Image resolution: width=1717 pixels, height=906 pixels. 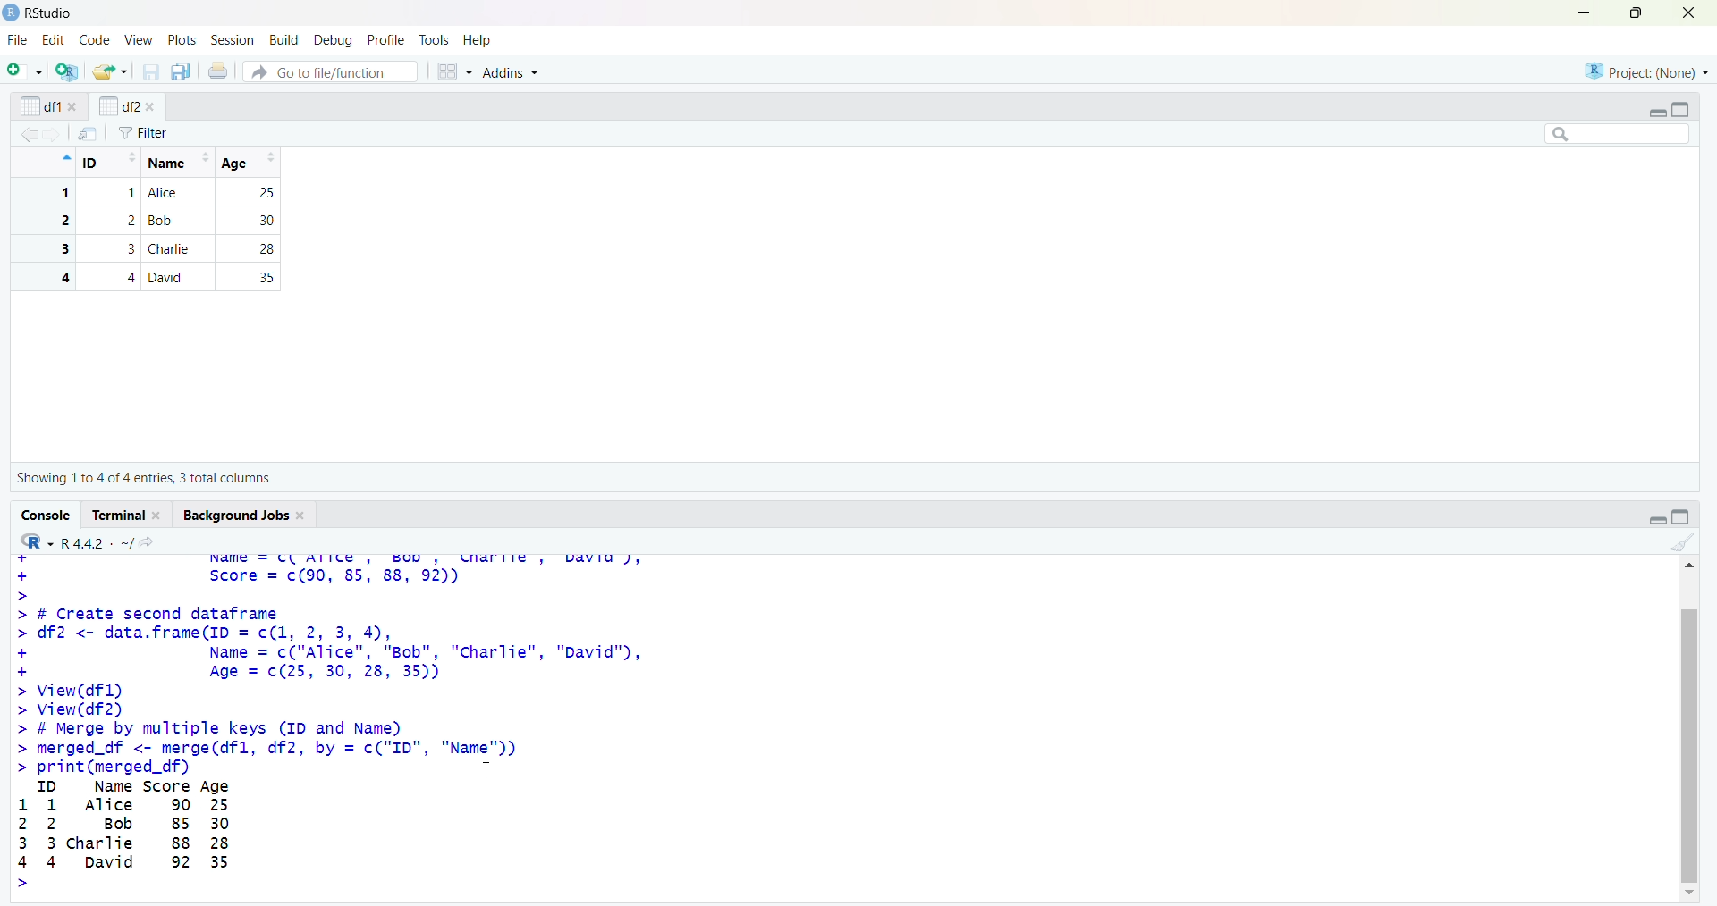 I want to click on Background jobs, so click(x=236, y=516).